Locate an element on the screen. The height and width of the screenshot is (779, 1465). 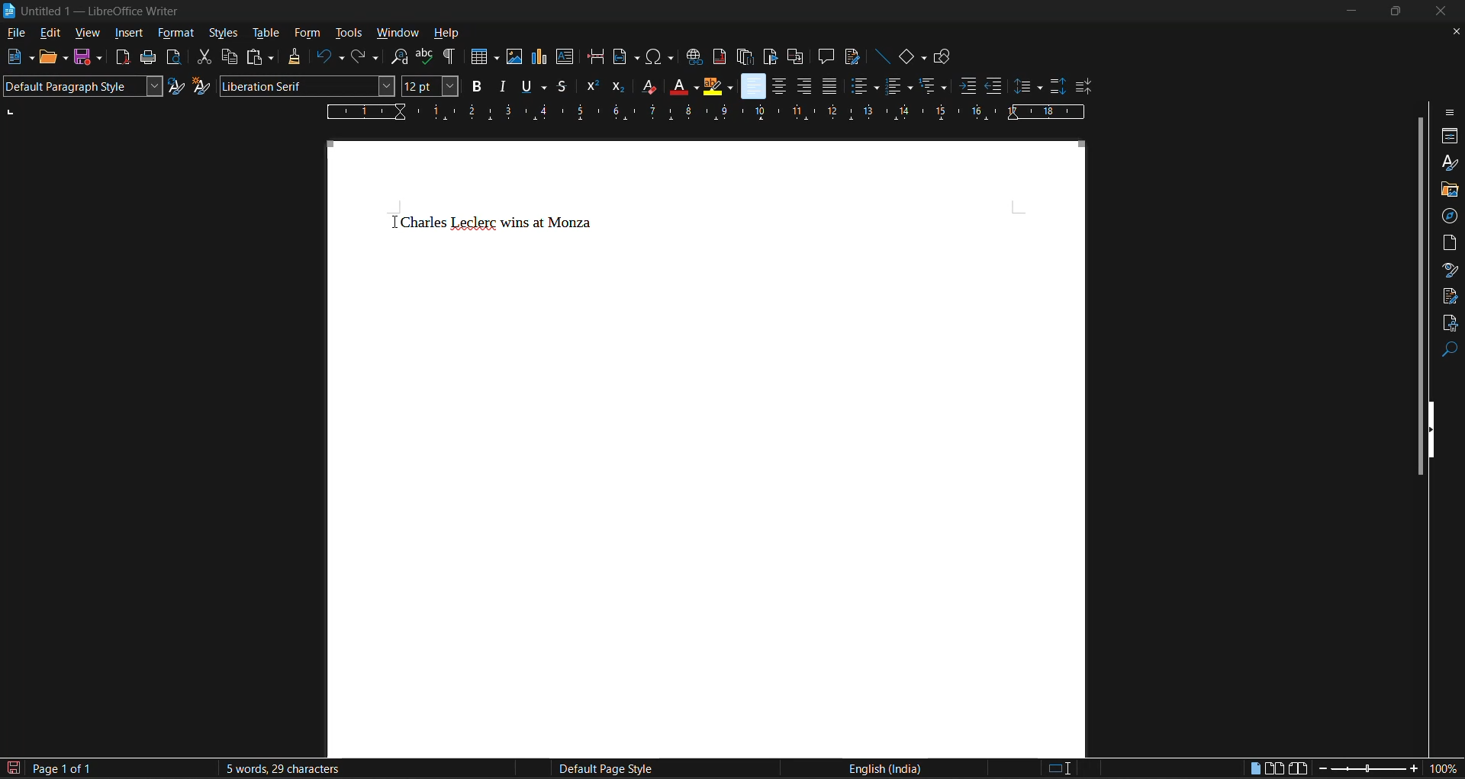
insert bookmark is located at coordinates (768, 56).